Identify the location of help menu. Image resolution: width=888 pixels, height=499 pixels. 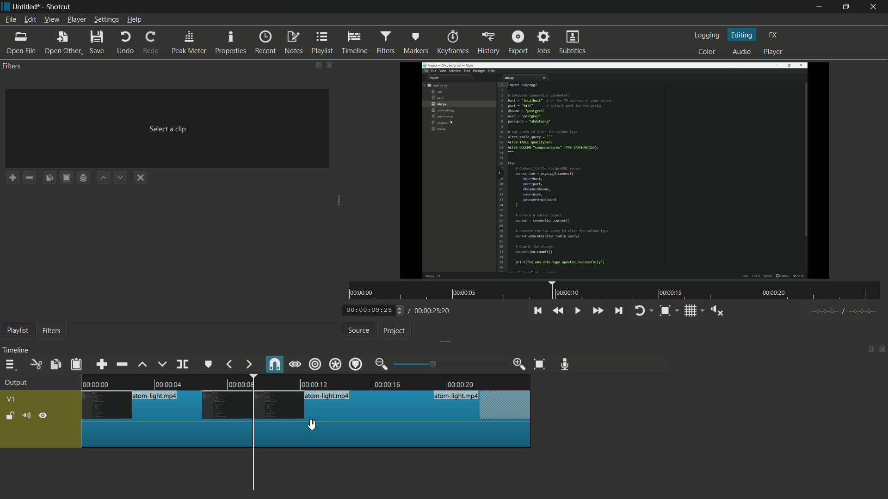
(134, 20).